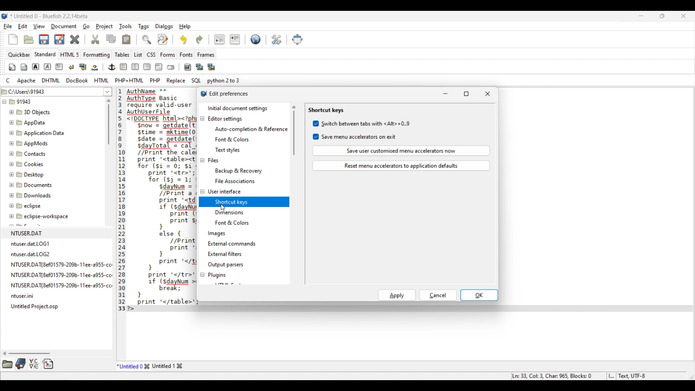 This screenshot has width=695, height=391. Describe the element at coordinates (138, 55) in the screenshot. I see `List` at that location.